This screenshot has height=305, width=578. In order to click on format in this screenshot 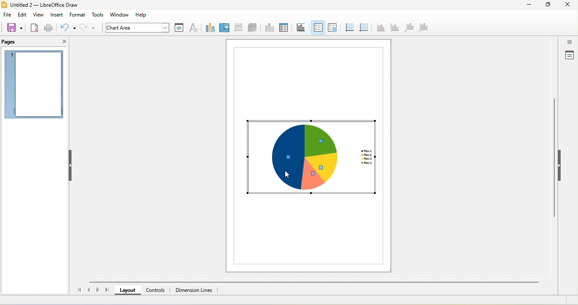, I will do `click(78, 14)`.